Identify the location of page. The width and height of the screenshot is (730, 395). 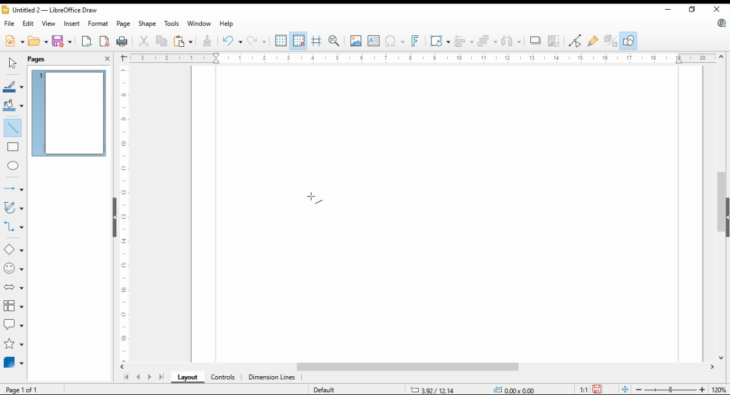
(125, 23).